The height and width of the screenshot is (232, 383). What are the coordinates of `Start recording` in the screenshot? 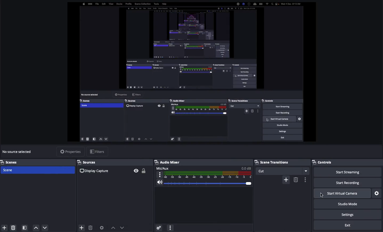 It's located at (347, 182).